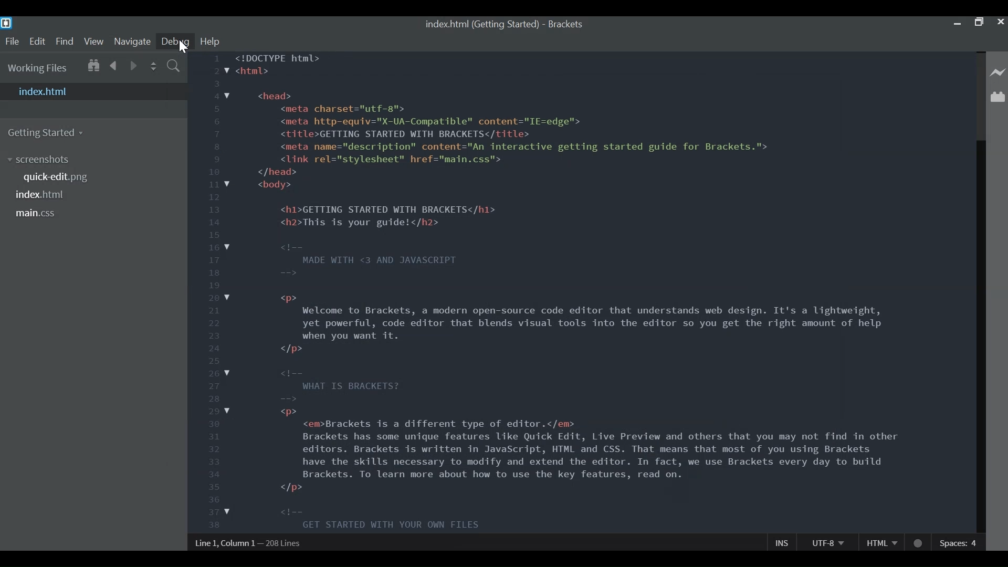  I want to click on Line Preview, so click(998, 73).